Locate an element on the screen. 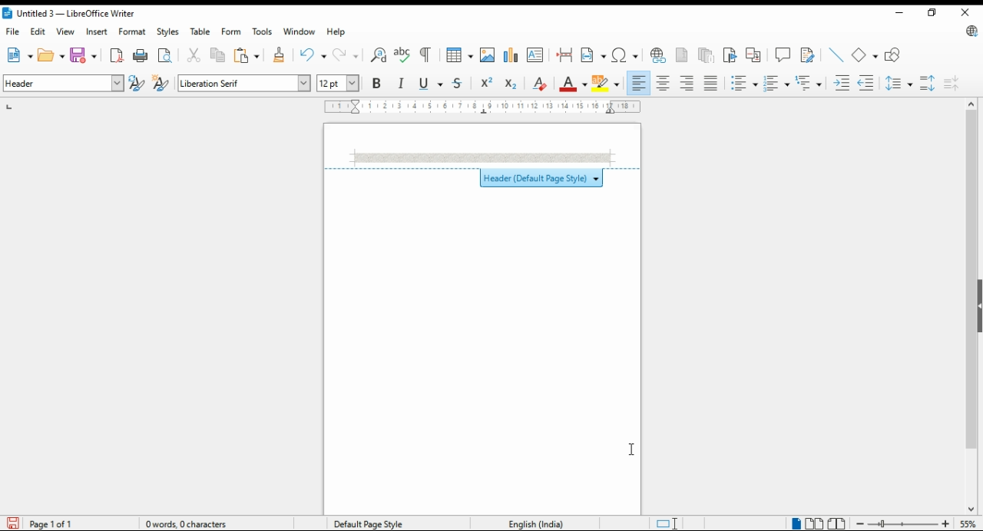 The height and width of the screenshot is (531, 983). copy is located at coordinates (219, 56).